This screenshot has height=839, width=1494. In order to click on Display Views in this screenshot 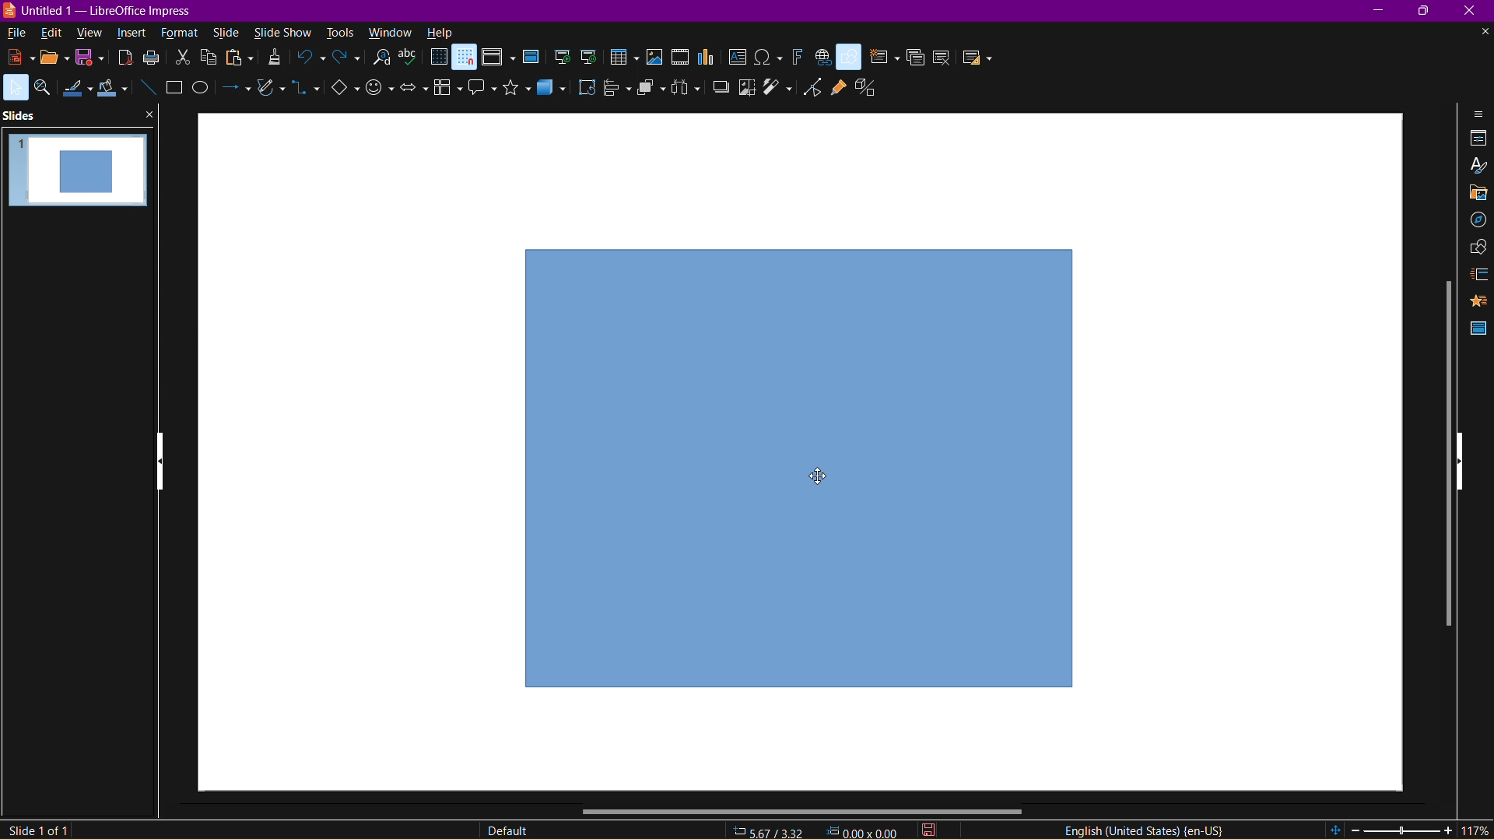, I will do `click(497, 58)`.